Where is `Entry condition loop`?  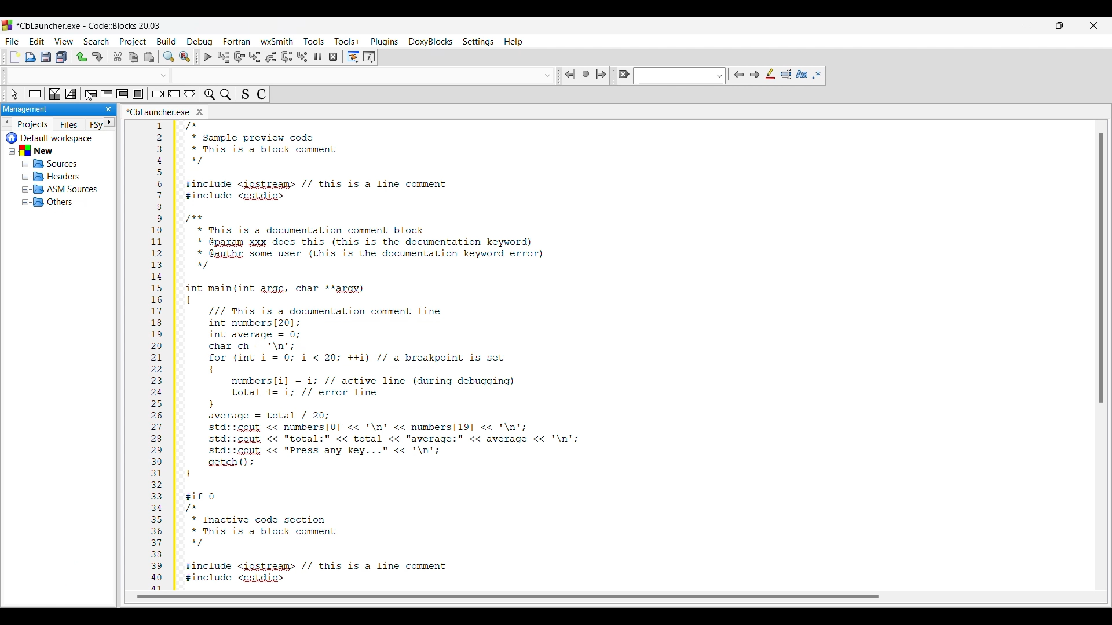 Entry condition loop is located at coordinates (91, 94).